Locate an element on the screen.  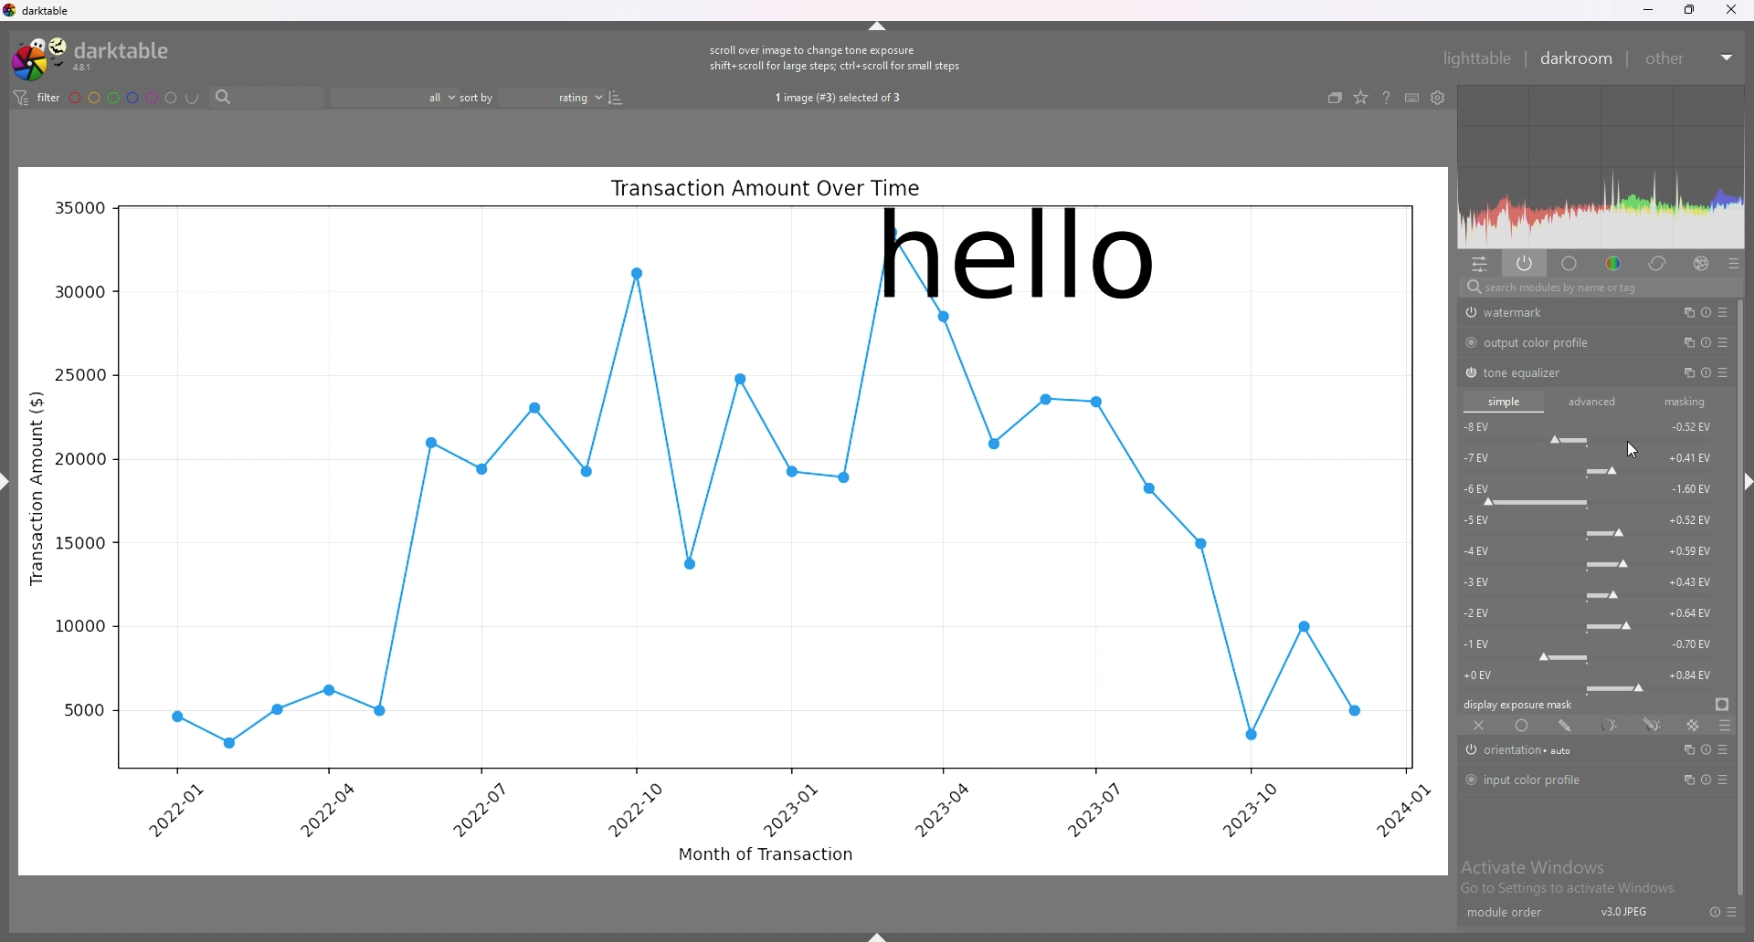
Transaction Amount Over Time is located at coordinates (765, 188).